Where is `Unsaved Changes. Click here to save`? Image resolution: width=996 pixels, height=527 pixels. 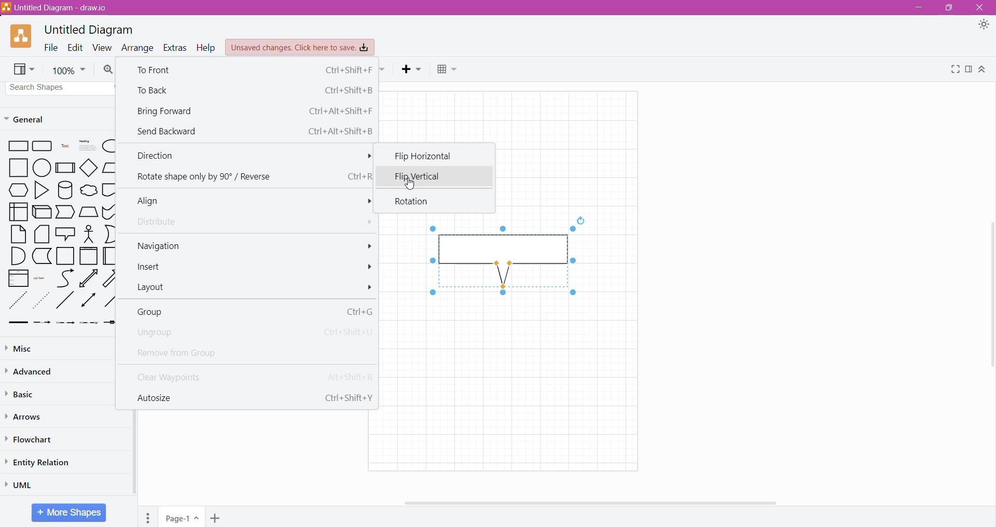 Unsaved Changes. Click here to save is located at coordinates (300, 48).